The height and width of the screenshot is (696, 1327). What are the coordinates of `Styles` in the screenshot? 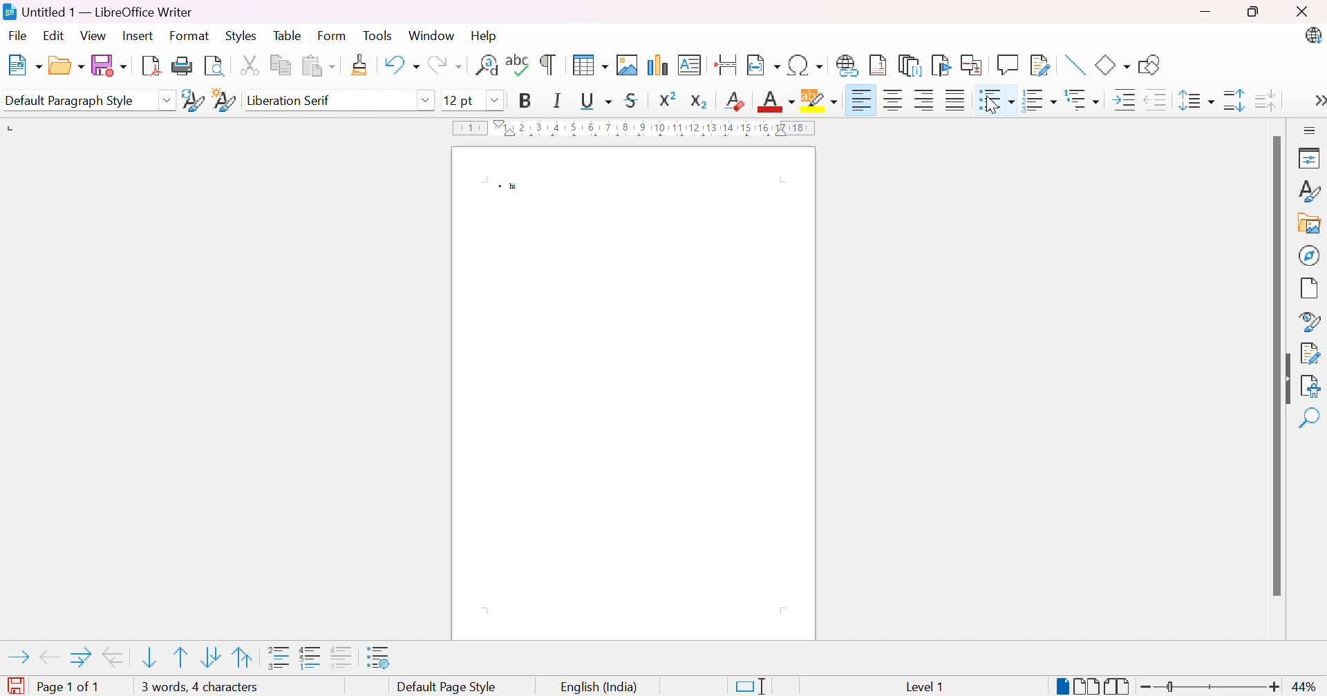 It's located at (241, 35).